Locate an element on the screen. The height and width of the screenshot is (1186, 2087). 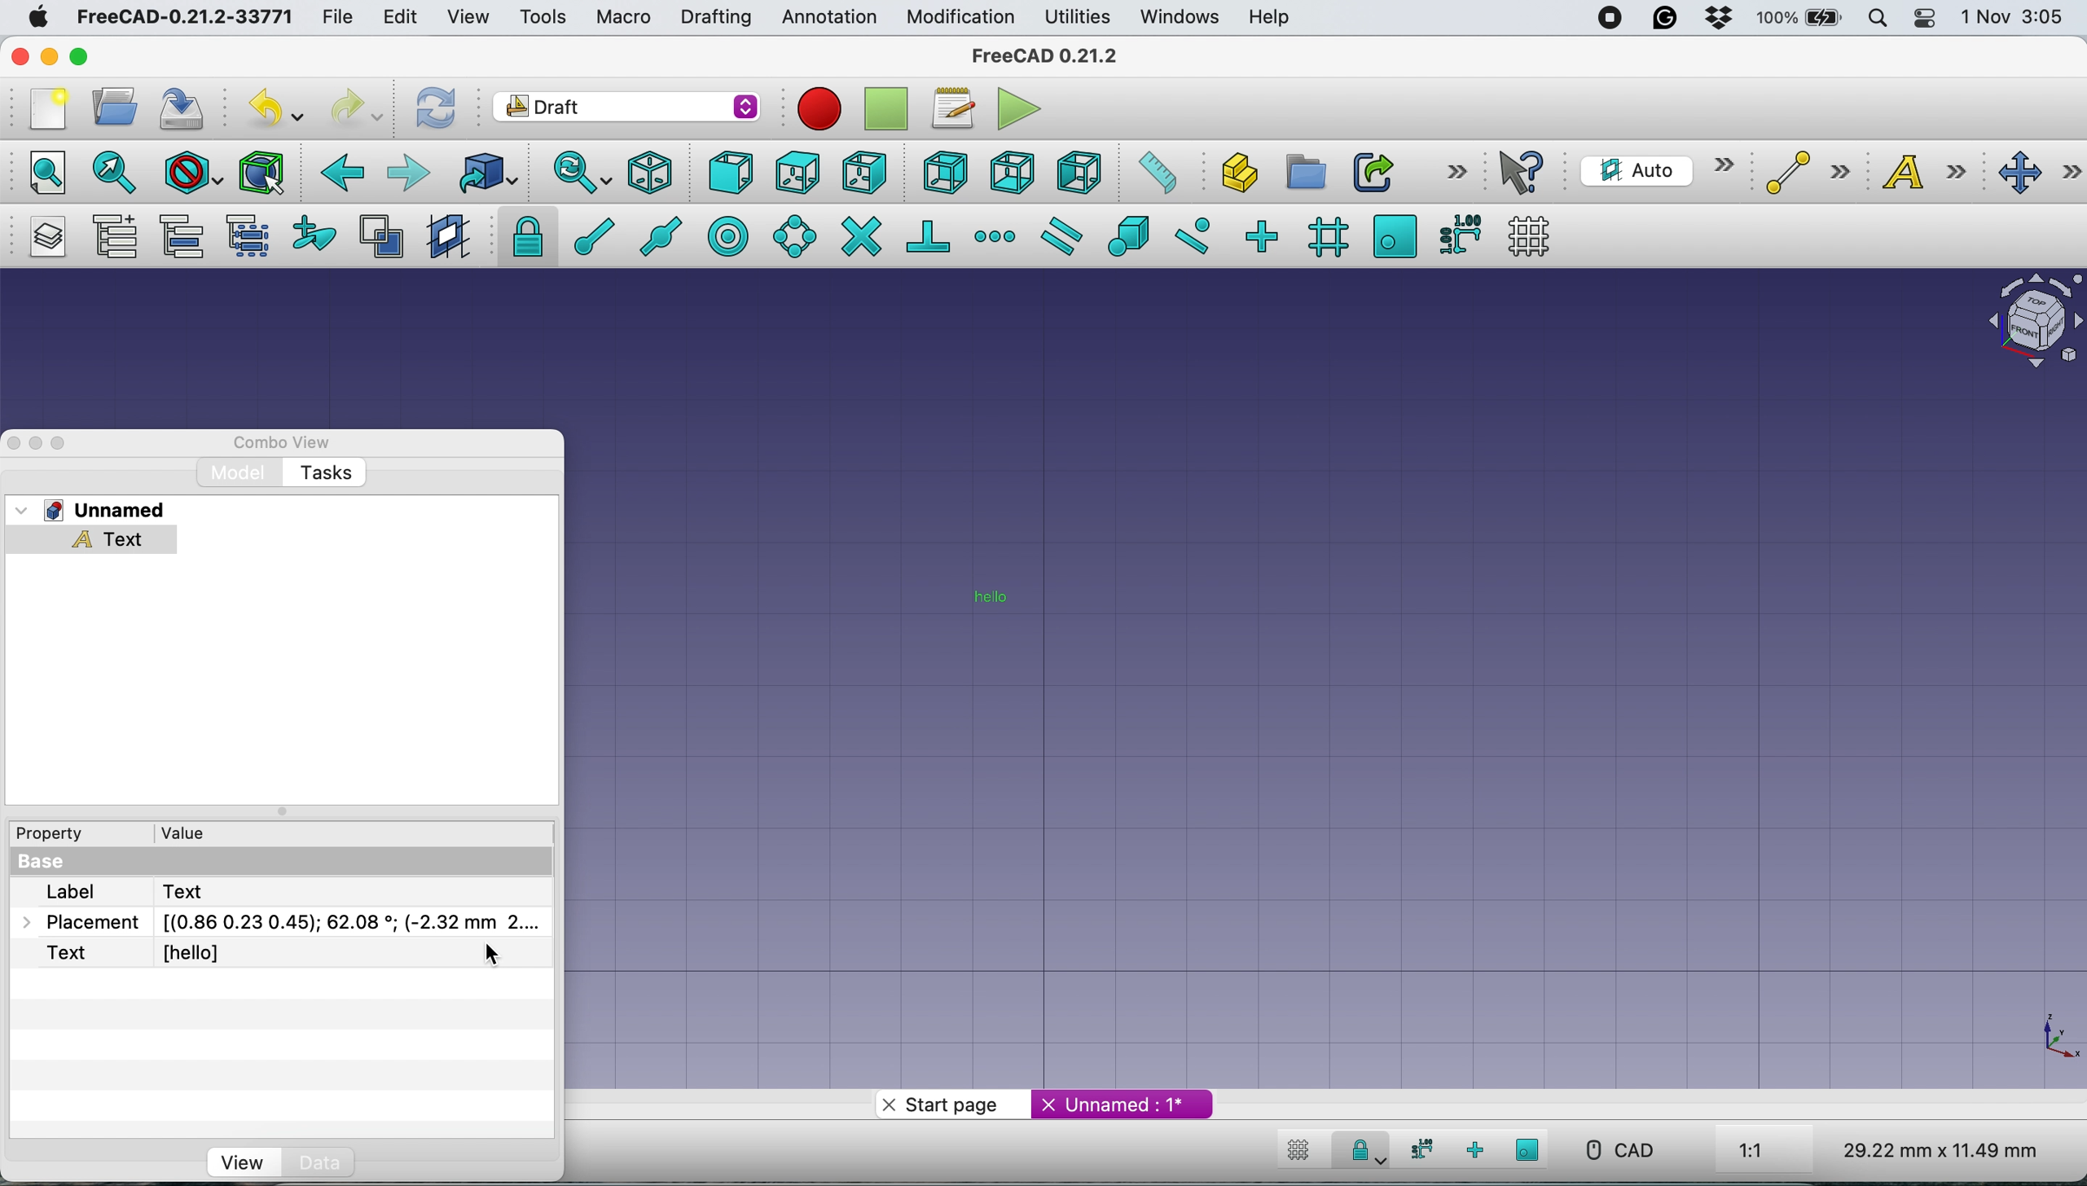
placement is located at coordinates (272, 920).